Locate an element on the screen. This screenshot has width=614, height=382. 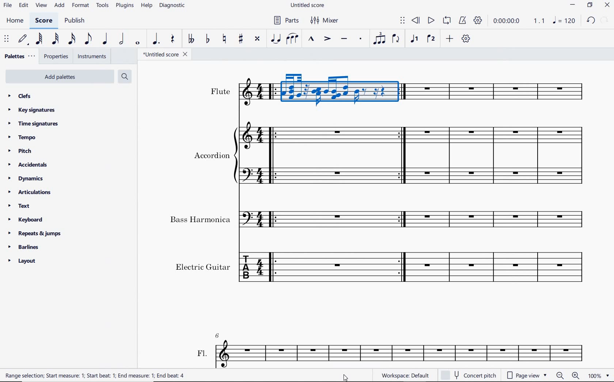
RESTORE DOWN is located at coordinates (590, 6).